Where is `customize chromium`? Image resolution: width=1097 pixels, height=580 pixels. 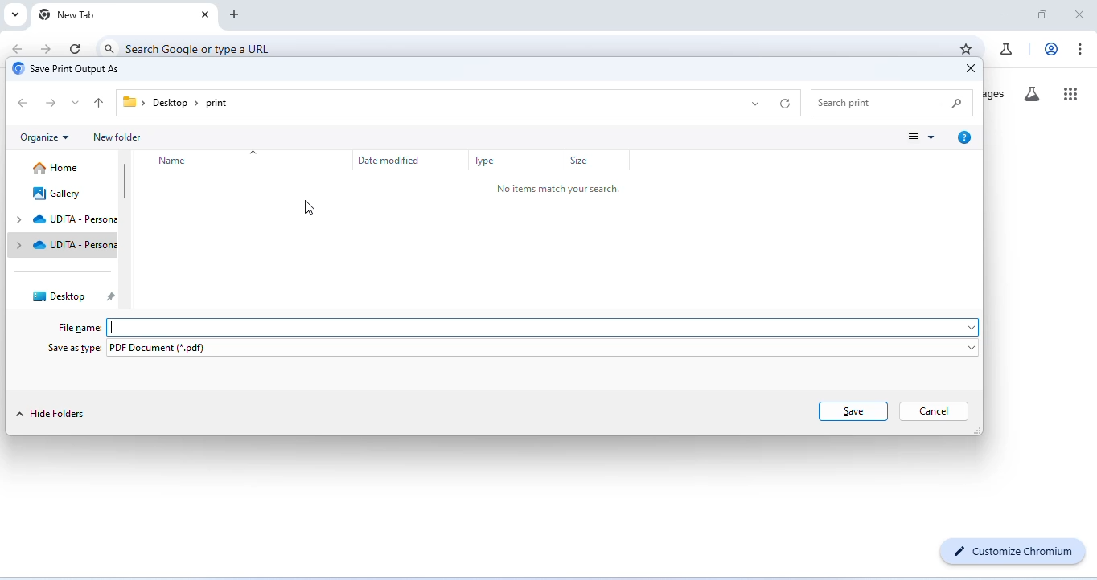
customize chromium is located at coordinates (1014, 551).